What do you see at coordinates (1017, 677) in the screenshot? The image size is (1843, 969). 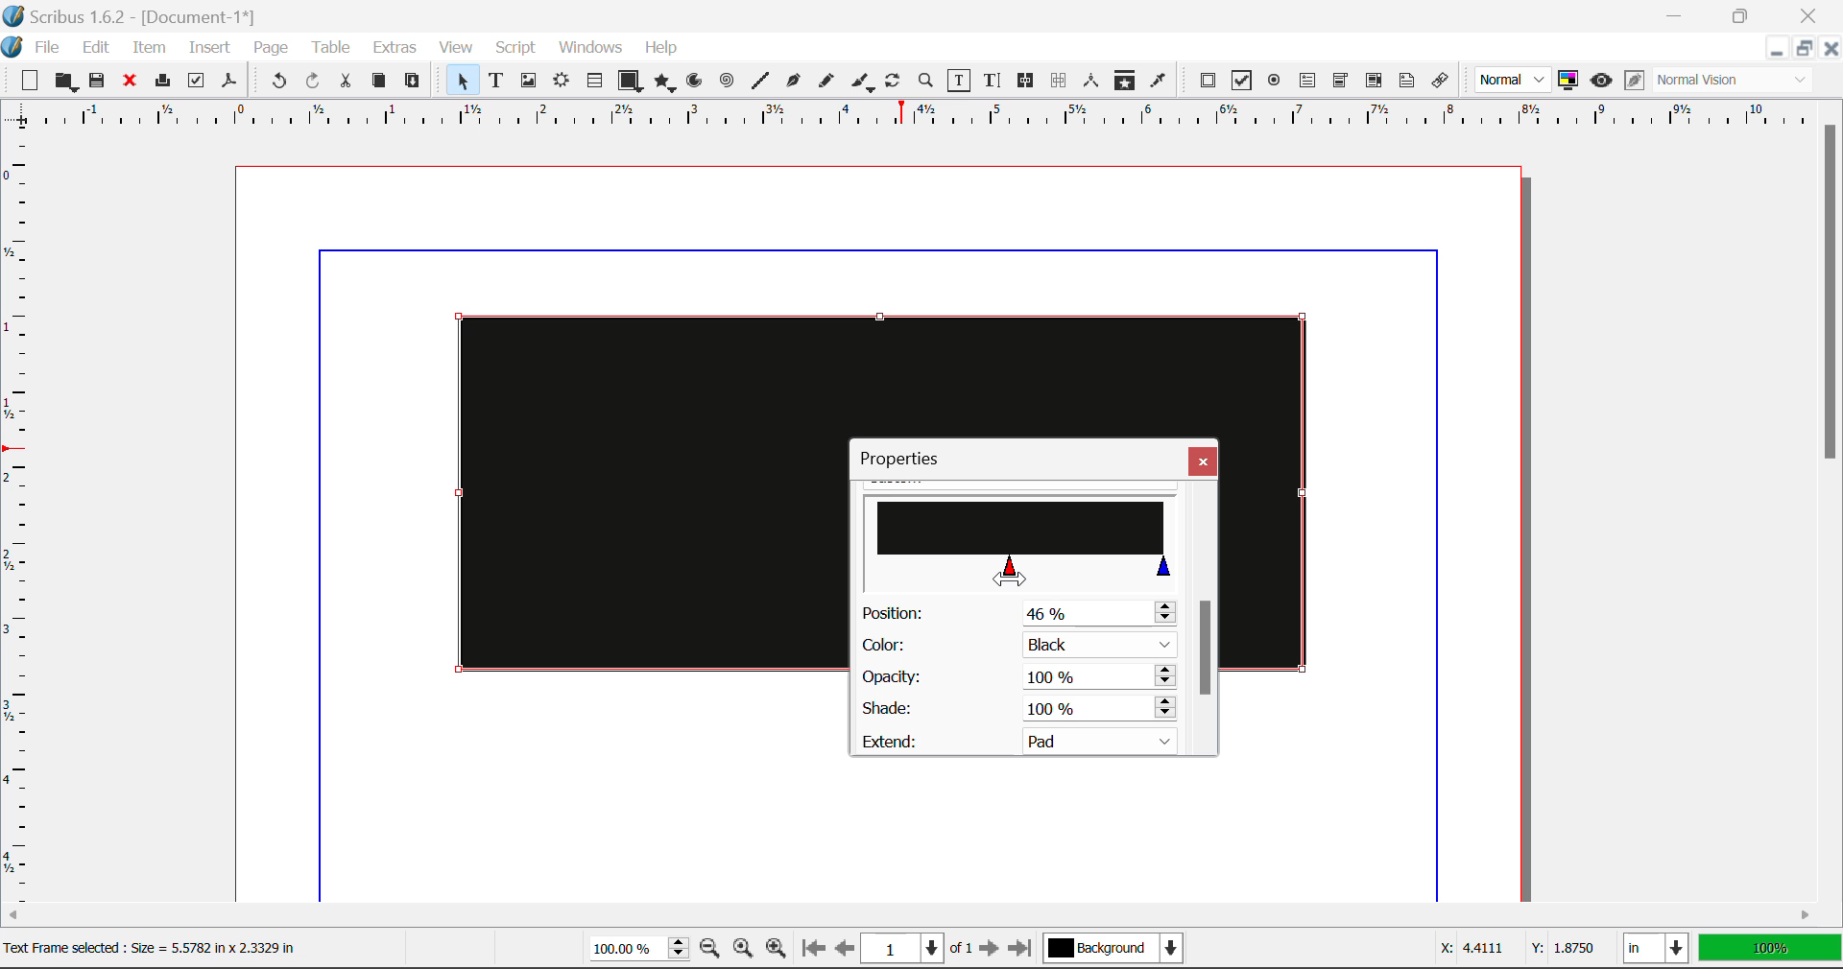 I see `Opacity` at bounding box center [1017, 677].